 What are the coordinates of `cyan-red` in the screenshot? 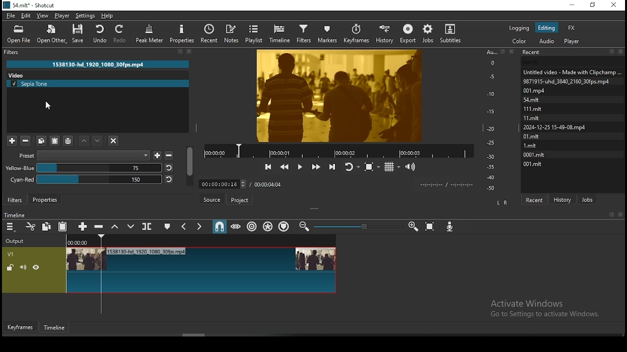 It's located at (86, 179).